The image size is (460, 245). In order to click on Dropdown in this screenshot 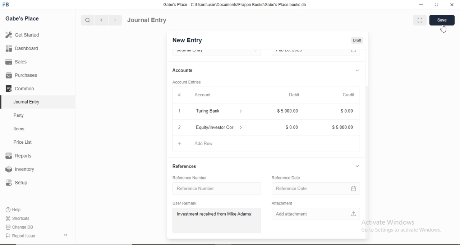, I will do `click(241, 112)`.